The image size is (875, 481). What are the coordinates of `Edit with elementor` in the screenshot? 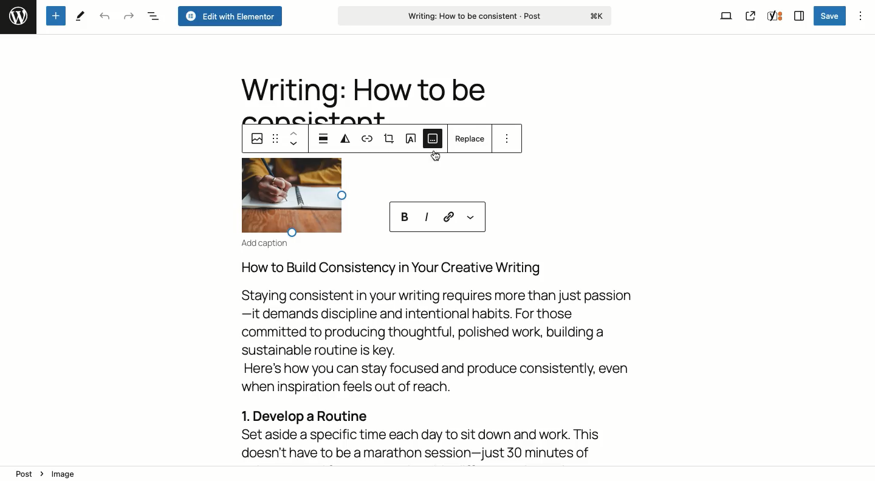 It's located at (229, 16).